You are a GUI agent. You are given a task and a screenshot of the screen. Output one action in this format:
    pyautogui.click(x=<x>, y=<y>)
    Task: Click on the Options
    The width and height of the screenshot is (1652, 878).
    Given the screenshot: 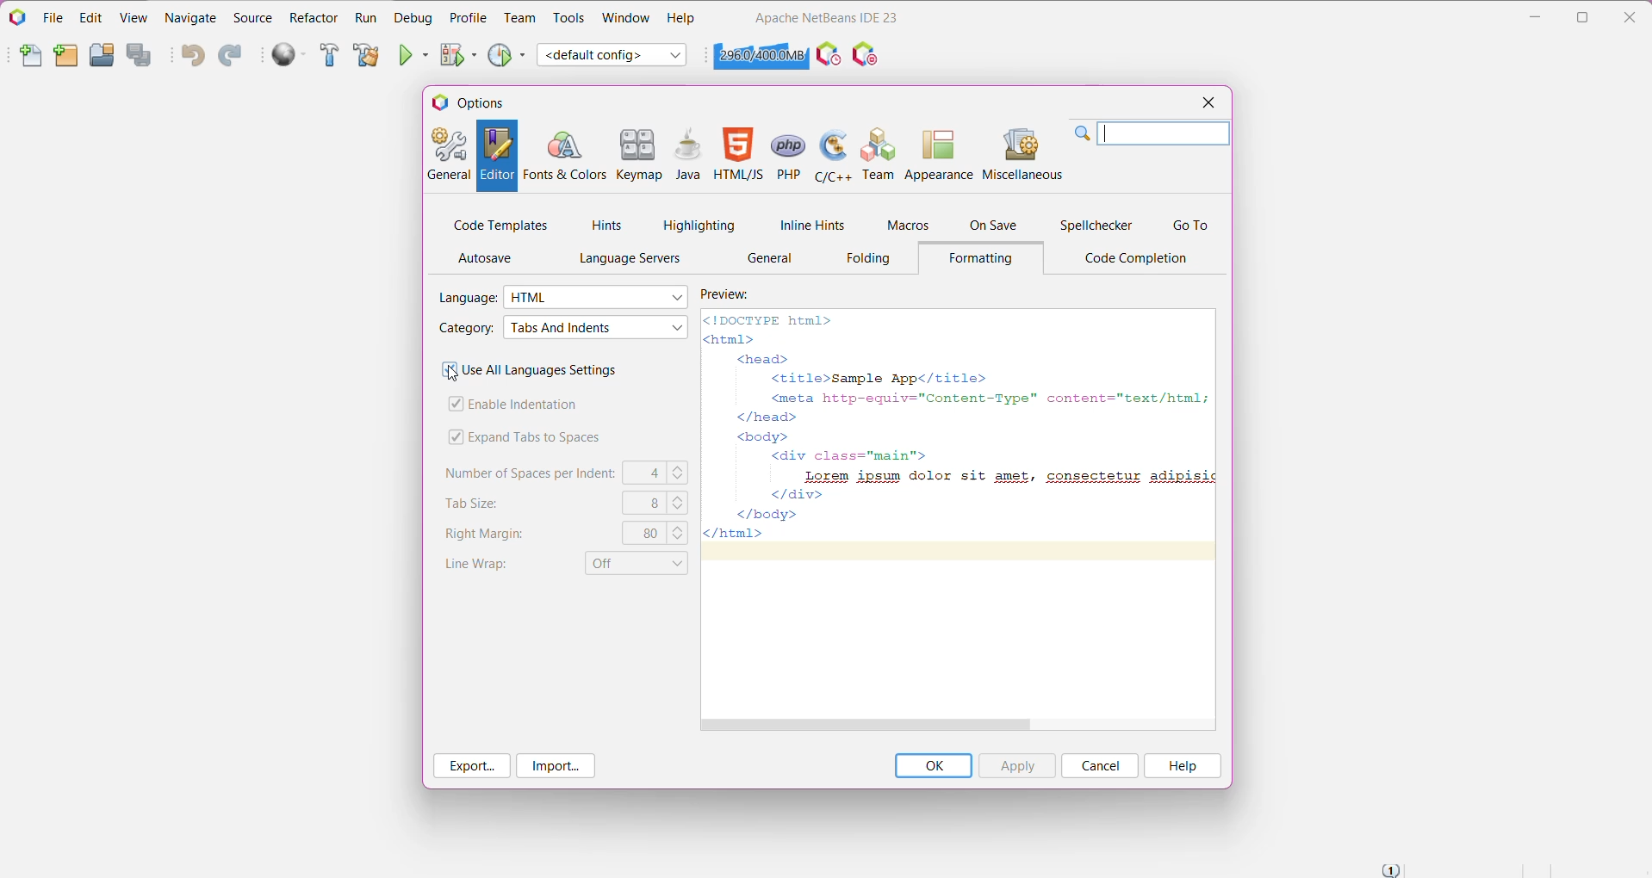 What is the action you would take?
    pyautogui.click(x=475, y=102)
    